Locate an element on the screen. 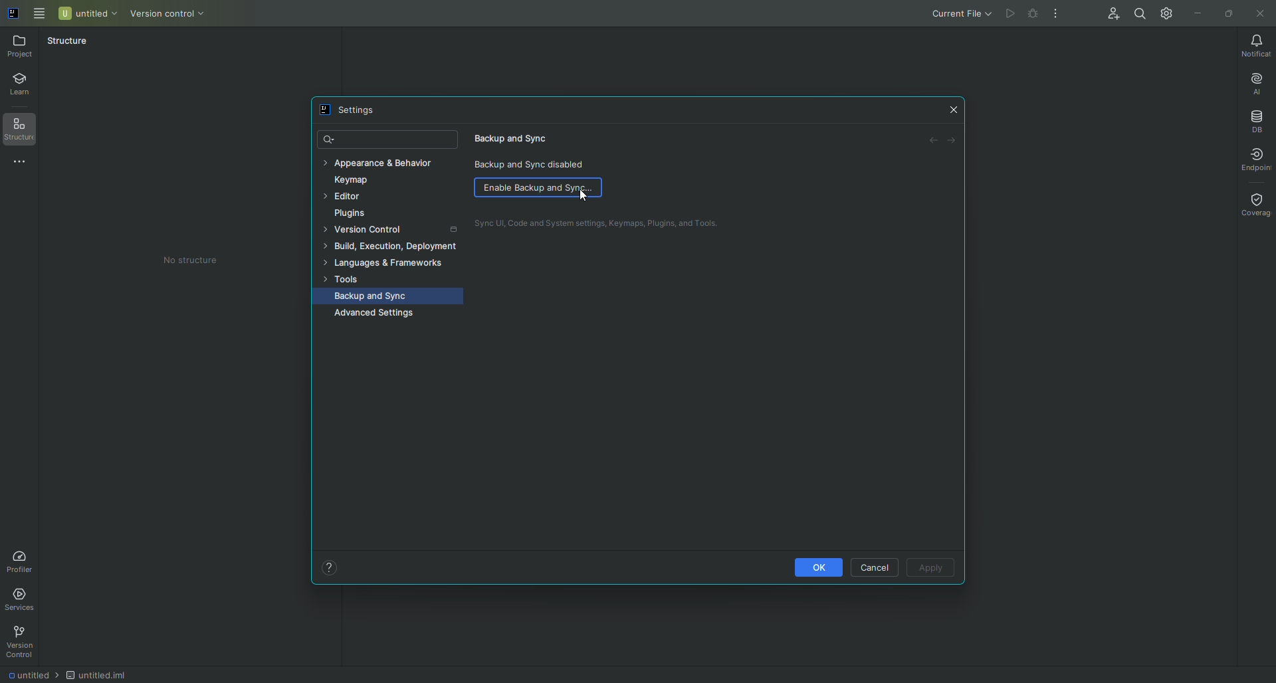 The image size is (1276, 683). Back is located at coordinates (930, 142).